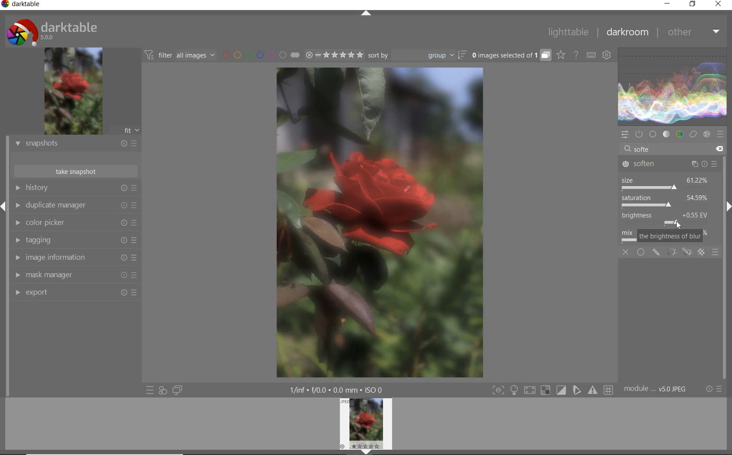  Describe the element at coordinates (179, 55) in the screenshot. I see `filter all images by module order` at that location.